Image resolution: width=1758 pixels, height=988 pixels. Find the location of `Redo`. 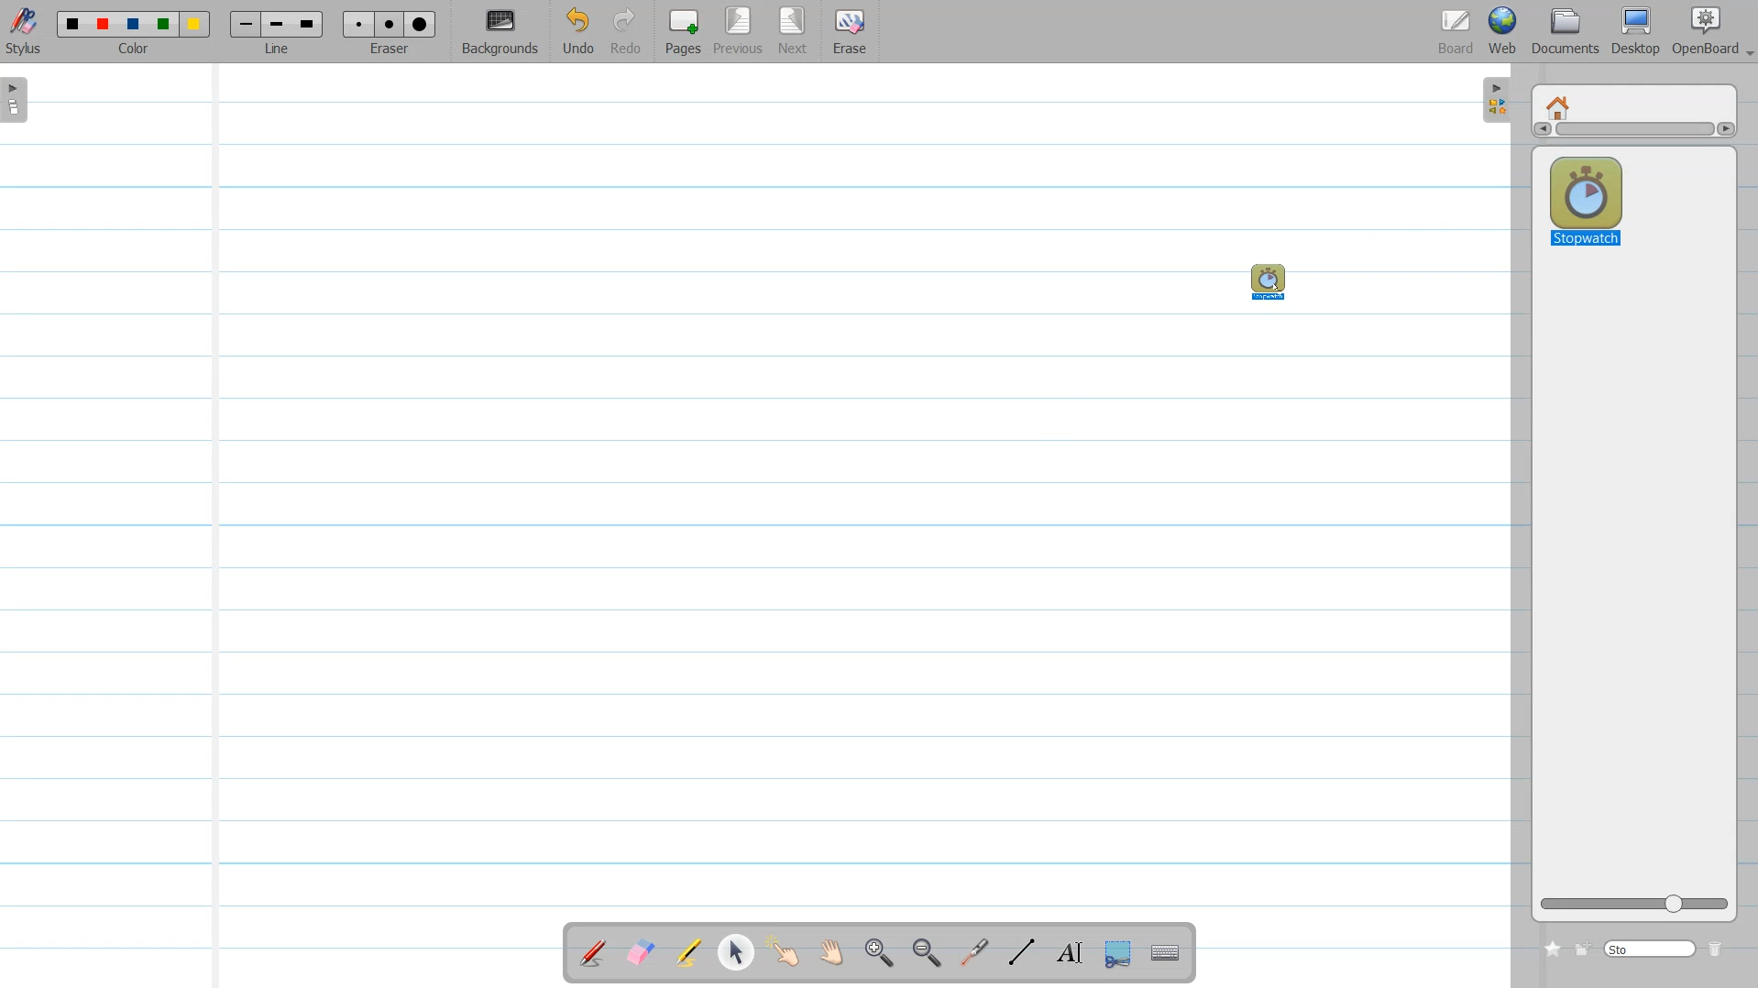

Redo is located at coordinates (627, 32).